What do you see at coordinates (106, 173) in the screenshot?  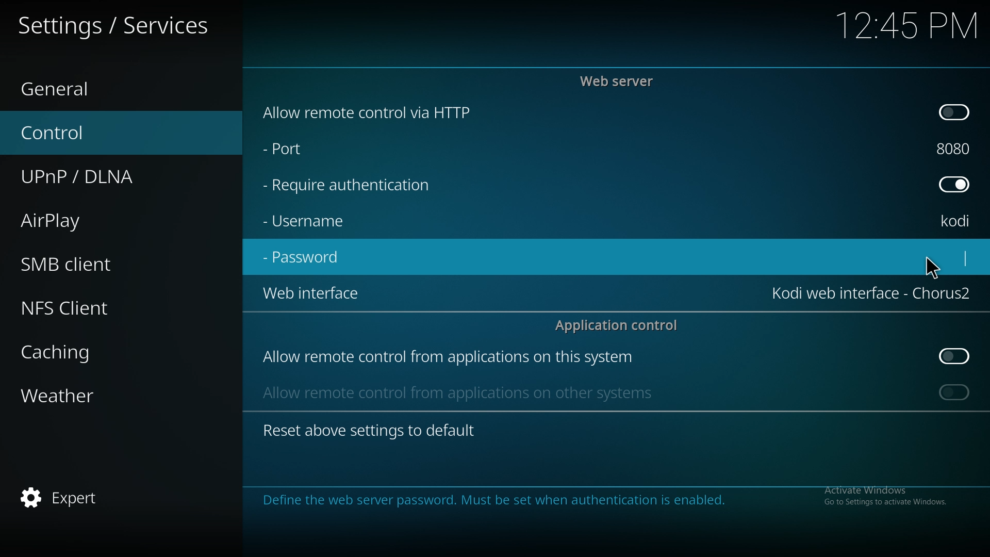 I see `upnp/dlna` at bounding box center [106, 173].